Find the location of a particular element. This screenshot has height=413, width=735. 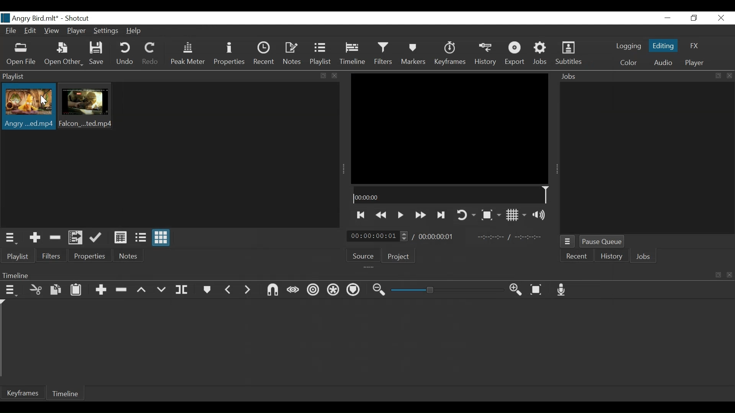

Source is located at coordinates (363, 256).